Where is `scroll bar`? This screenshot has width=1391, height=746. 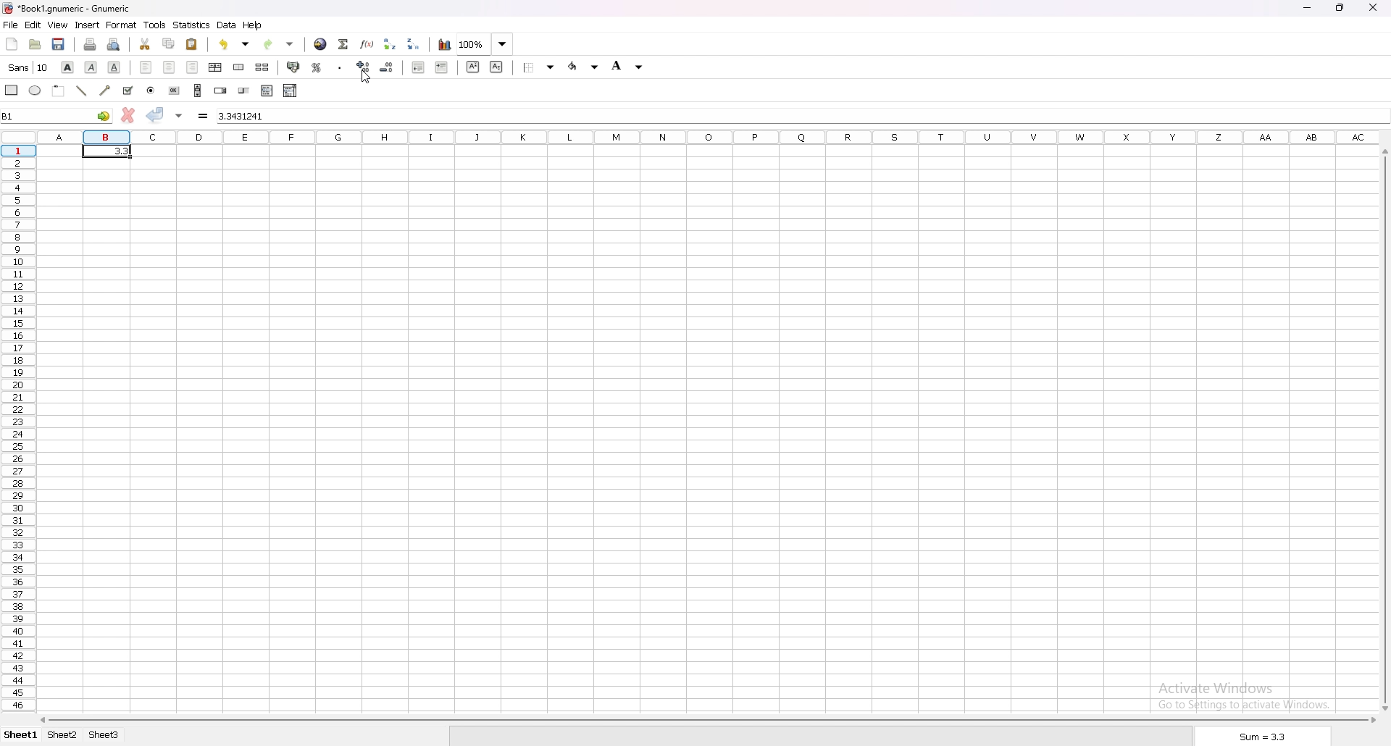 scroll bar is located at coordinates (1383, 427).